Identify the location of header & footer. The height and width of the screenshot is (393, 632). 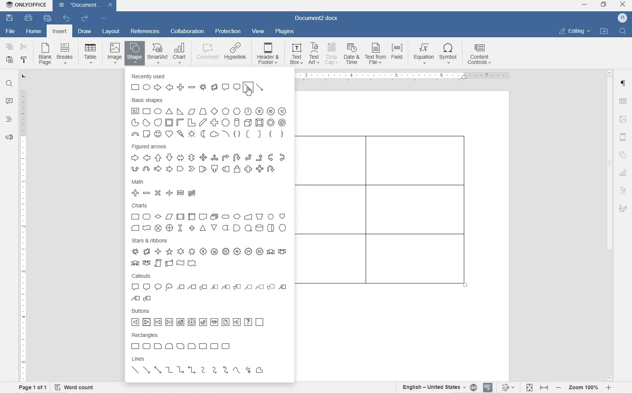
(623, 137).